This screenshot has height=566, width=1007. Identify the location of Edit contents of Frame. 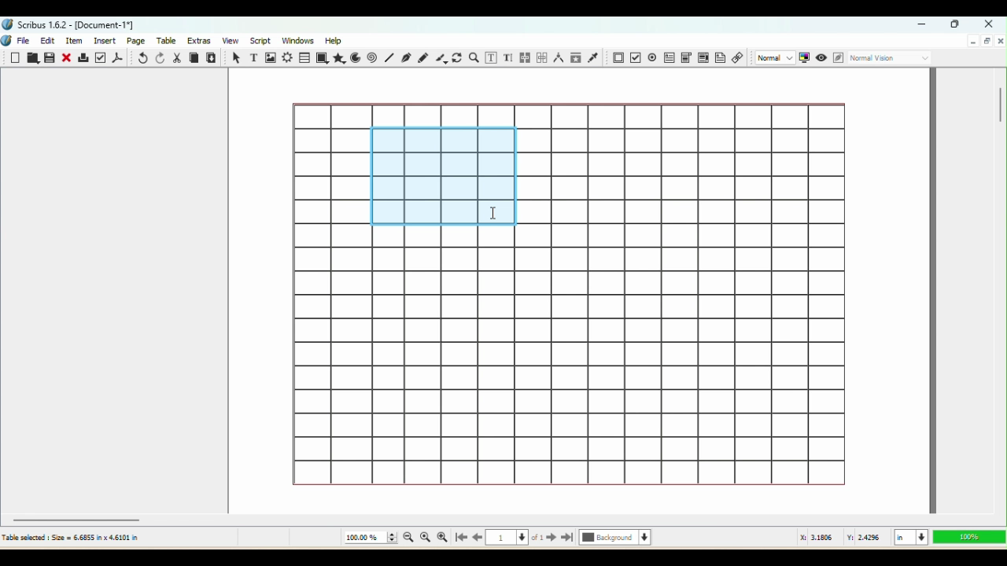
(492, 58).